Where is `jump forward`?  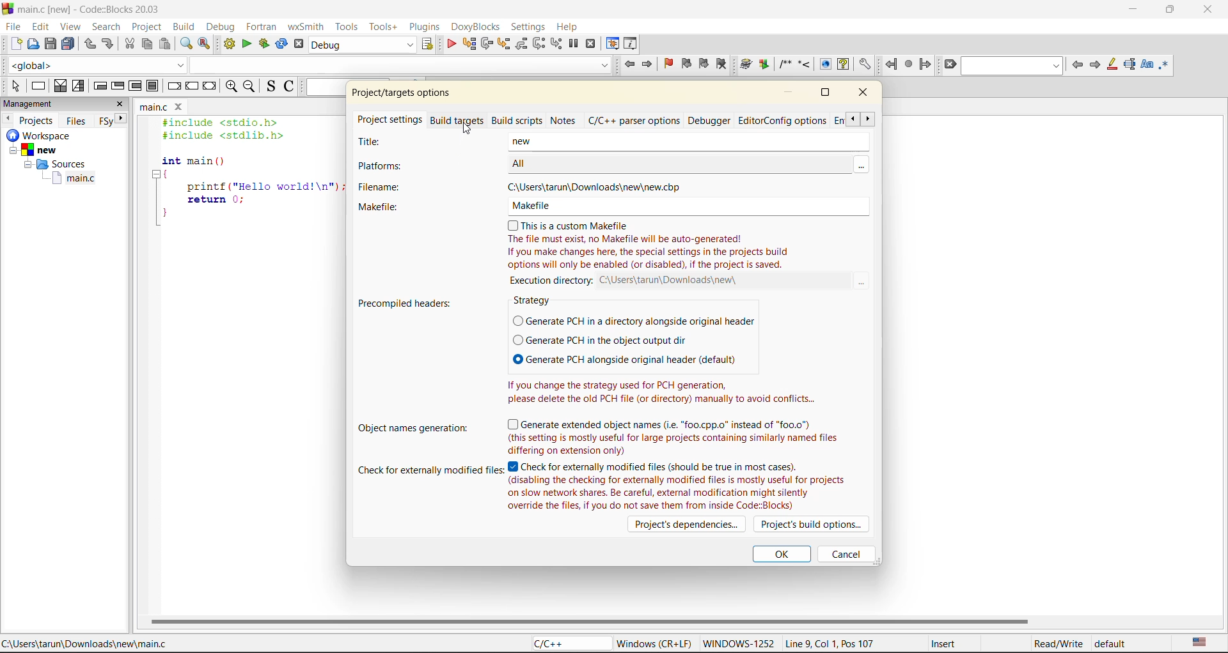
jump forward is located at coordinates (925, 64).